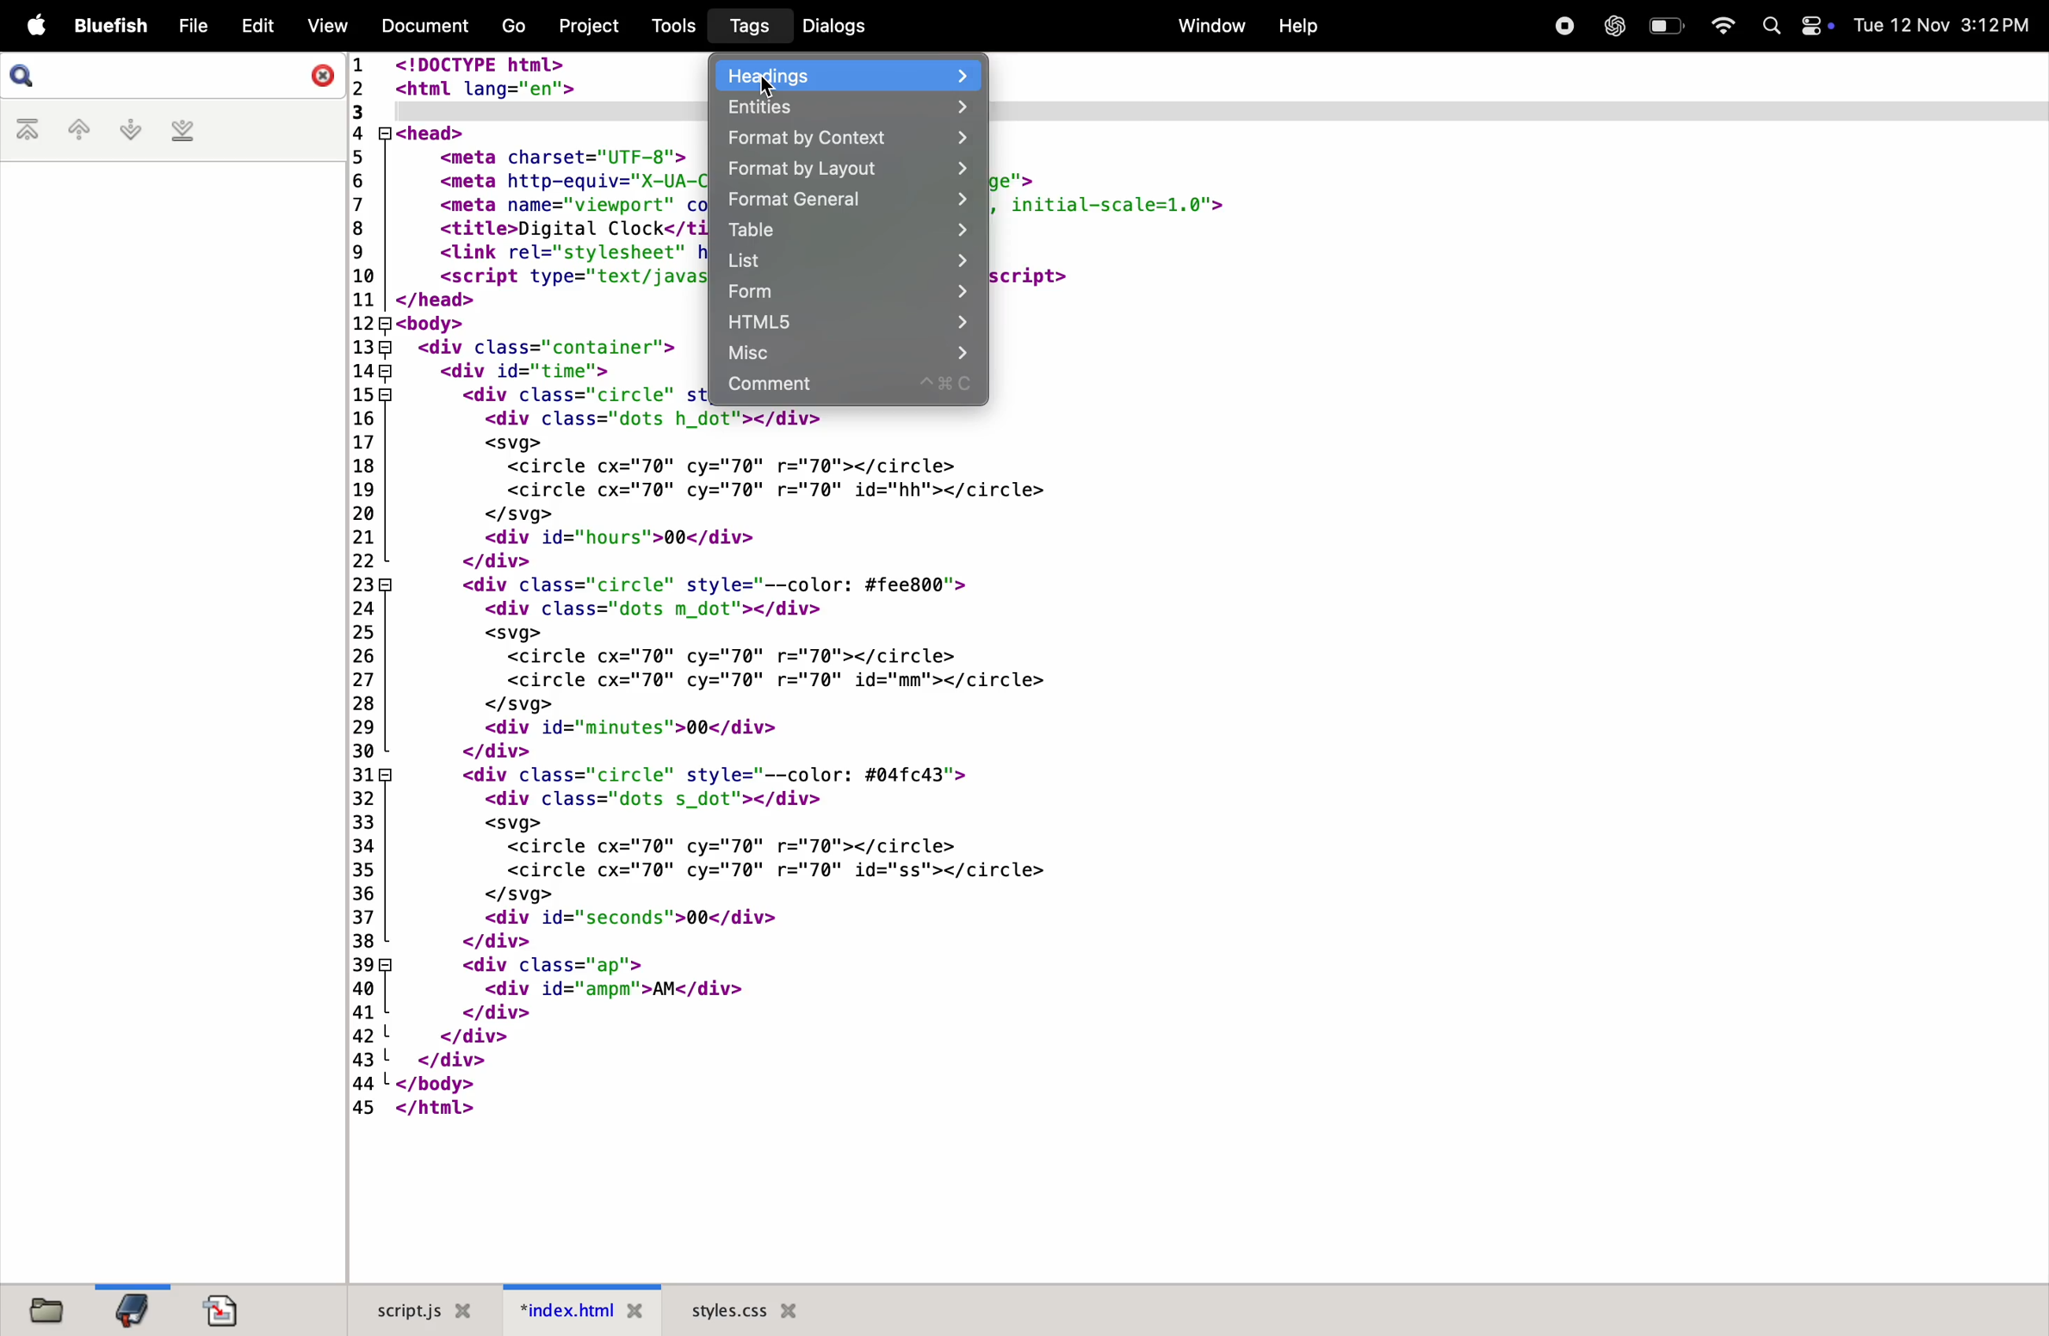  I want to click on apple menu, so click(33, 28).